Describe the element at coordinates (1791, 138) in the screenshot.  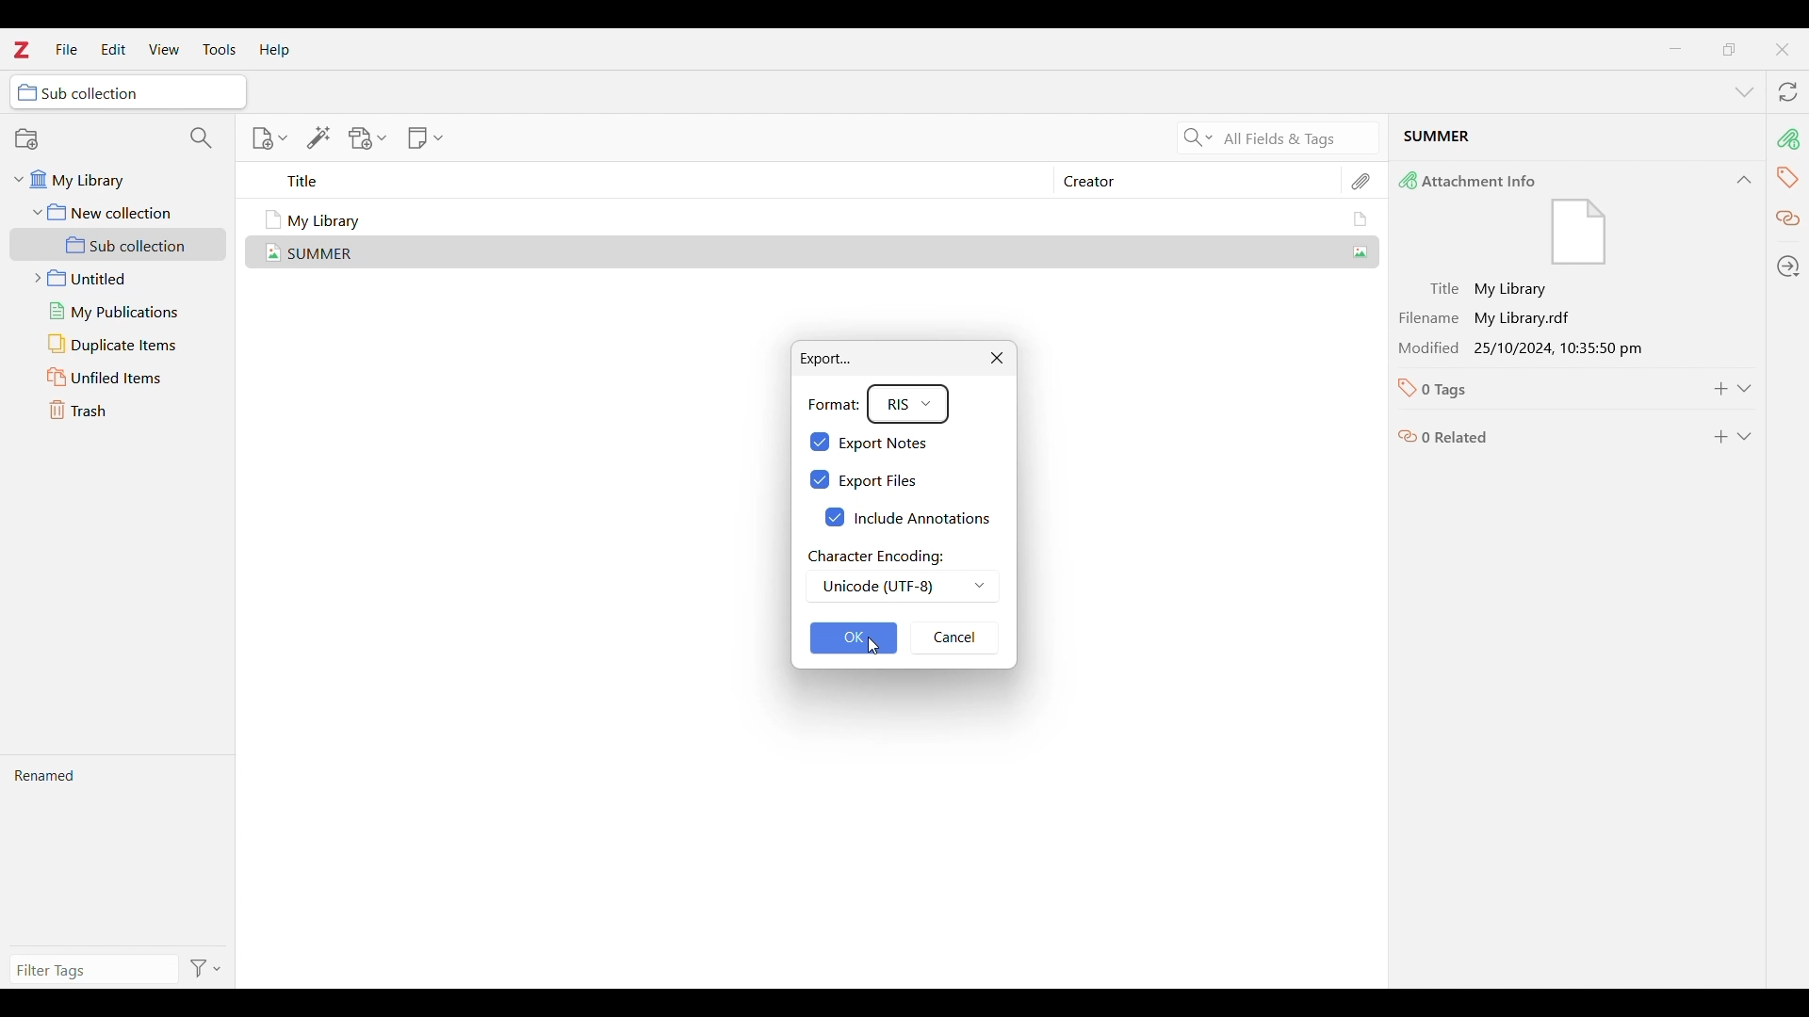
I see `Attachment info` at that location.